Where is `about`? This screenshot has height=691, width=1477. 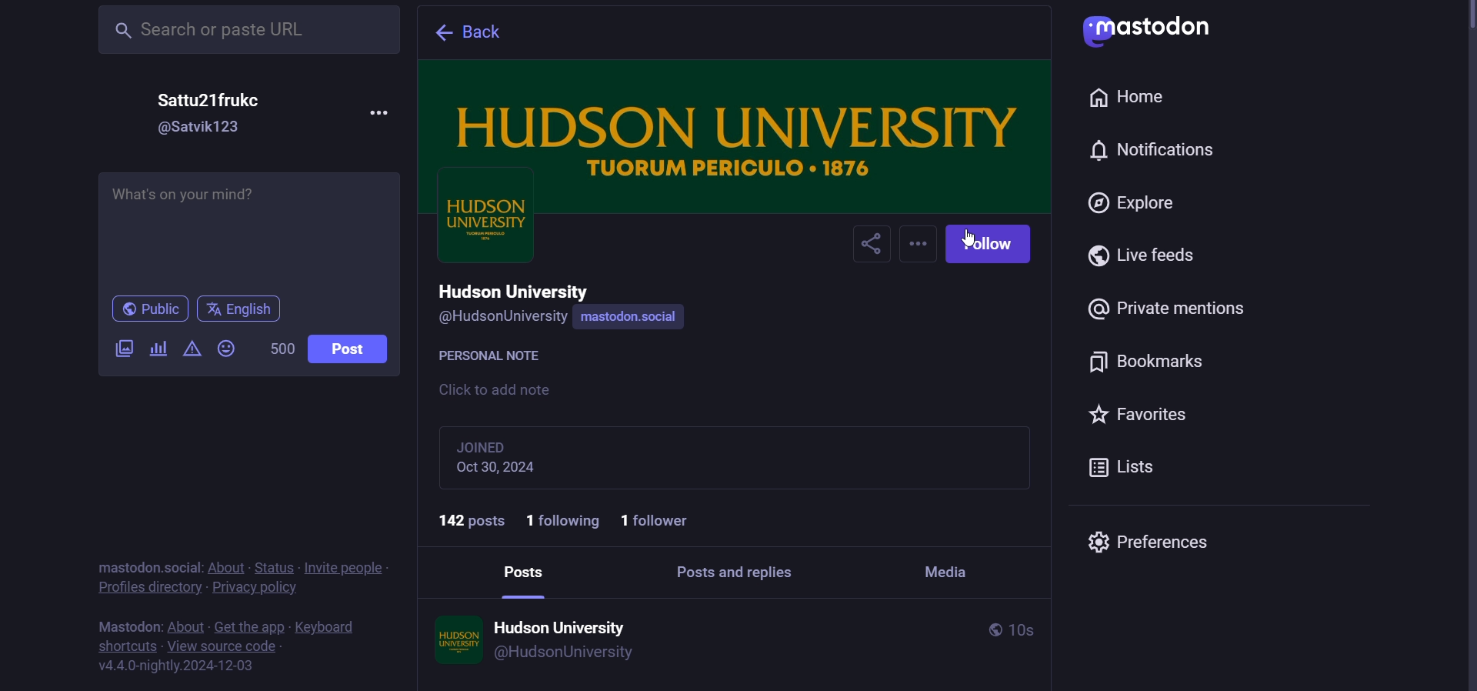 about is located at coordinates (226, 567).